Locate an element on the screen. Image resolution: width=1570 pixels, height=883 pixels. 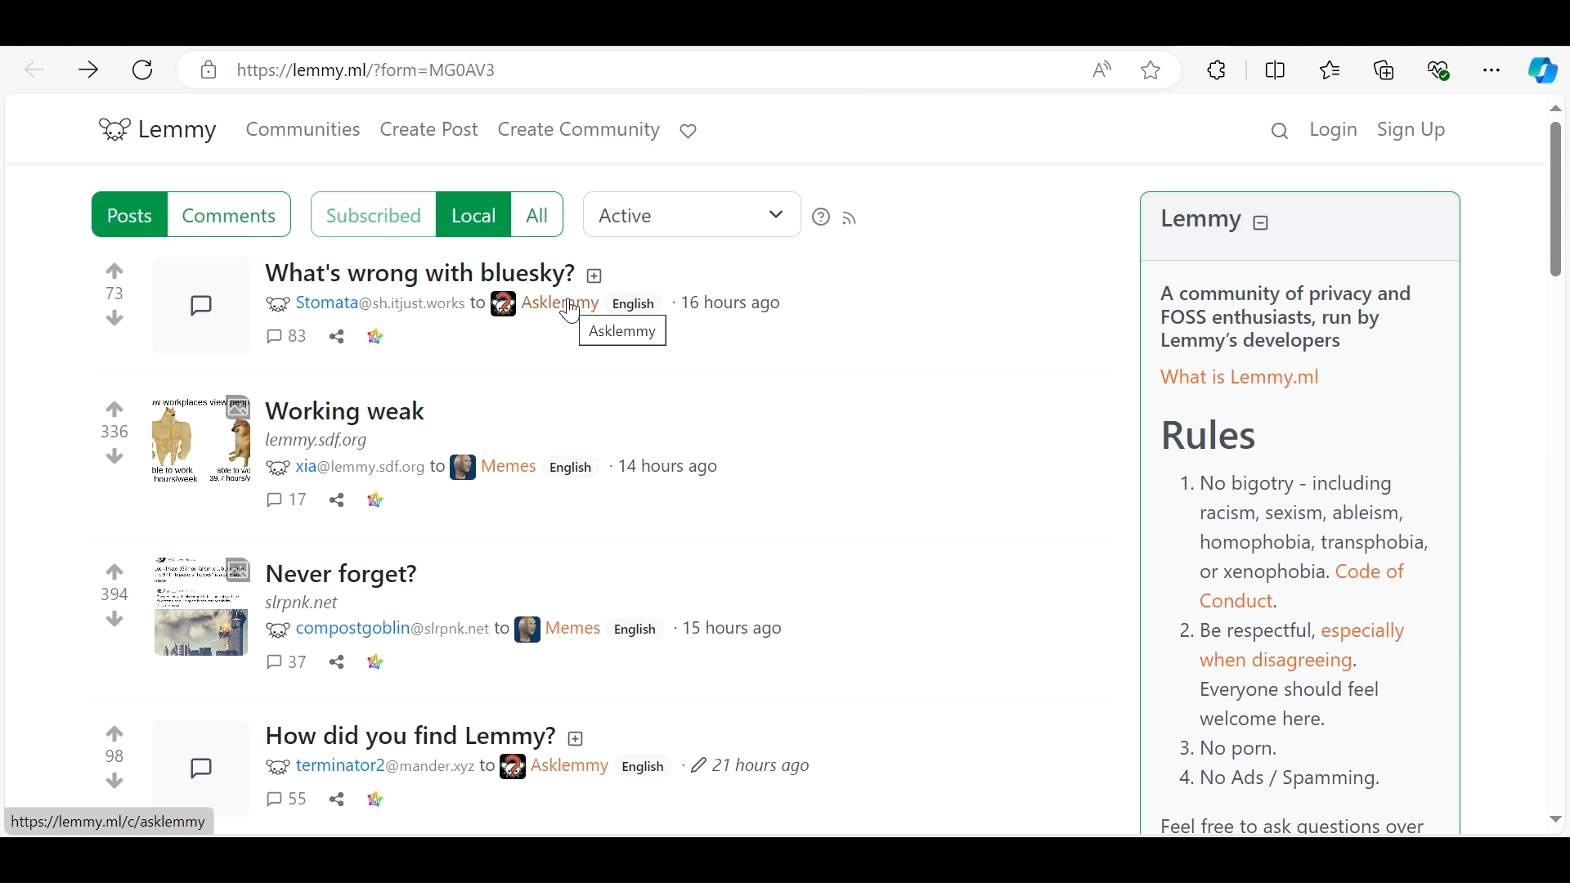
link is located at coordinates (376, 800).